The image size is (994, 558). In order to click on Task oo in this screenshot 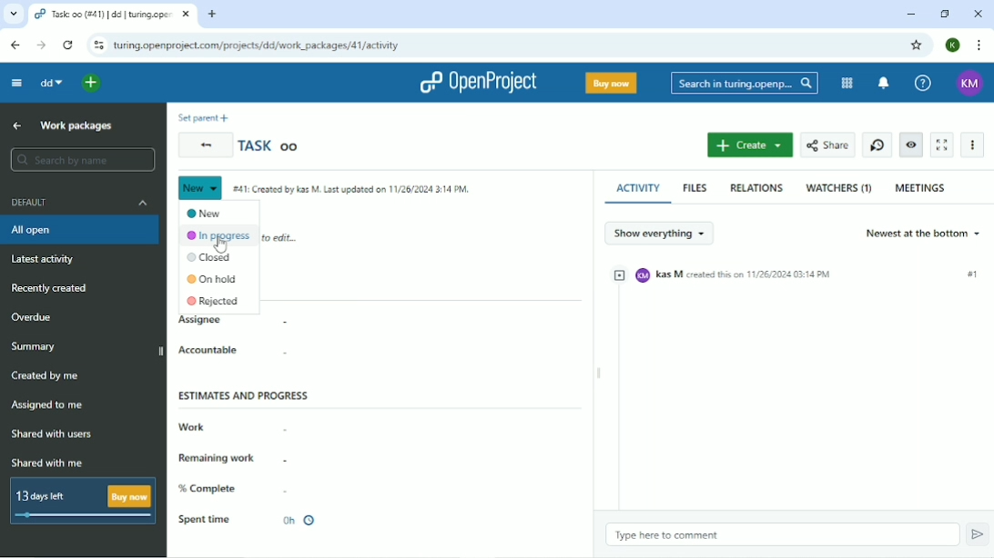, I will do `click(270, 147)`.